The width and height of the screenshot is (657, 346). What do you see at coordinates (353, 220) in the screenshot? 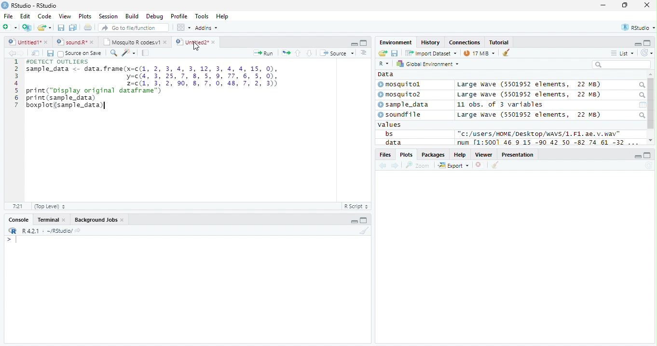
I see `minimize` at bounding box center [353, 220].